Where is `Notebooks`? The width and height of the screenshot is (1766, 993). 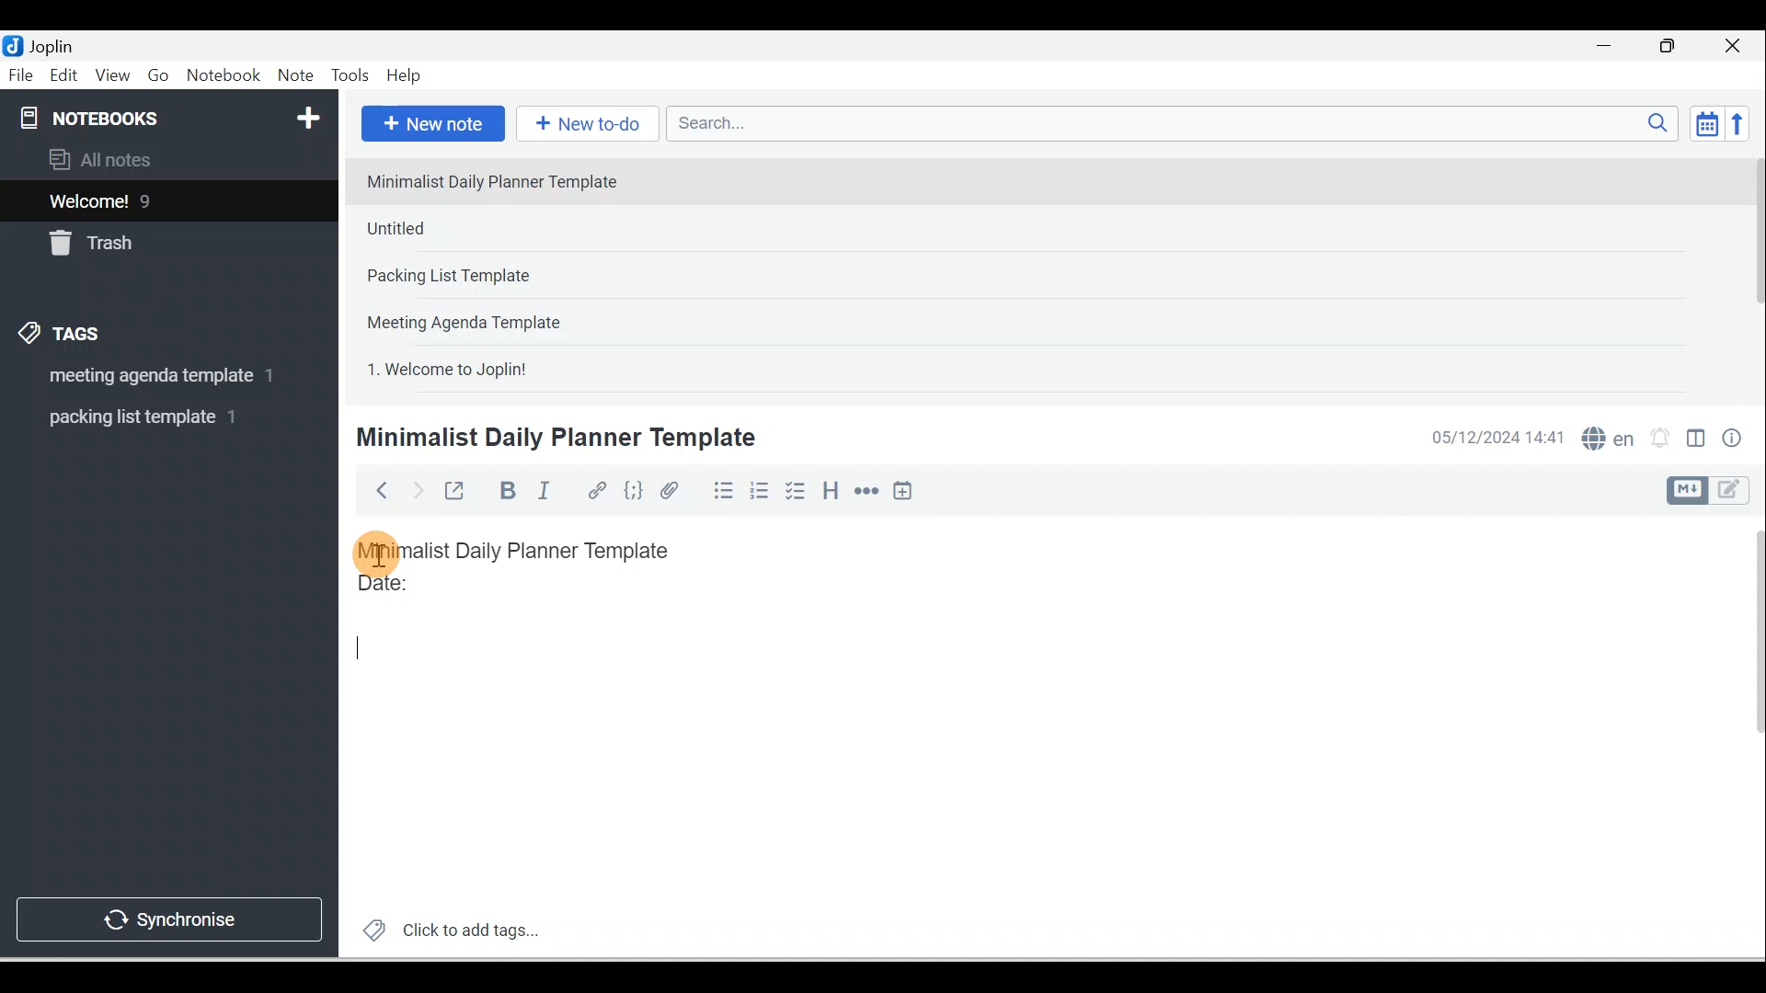
Notebooks is located at coordinates (173, 114).